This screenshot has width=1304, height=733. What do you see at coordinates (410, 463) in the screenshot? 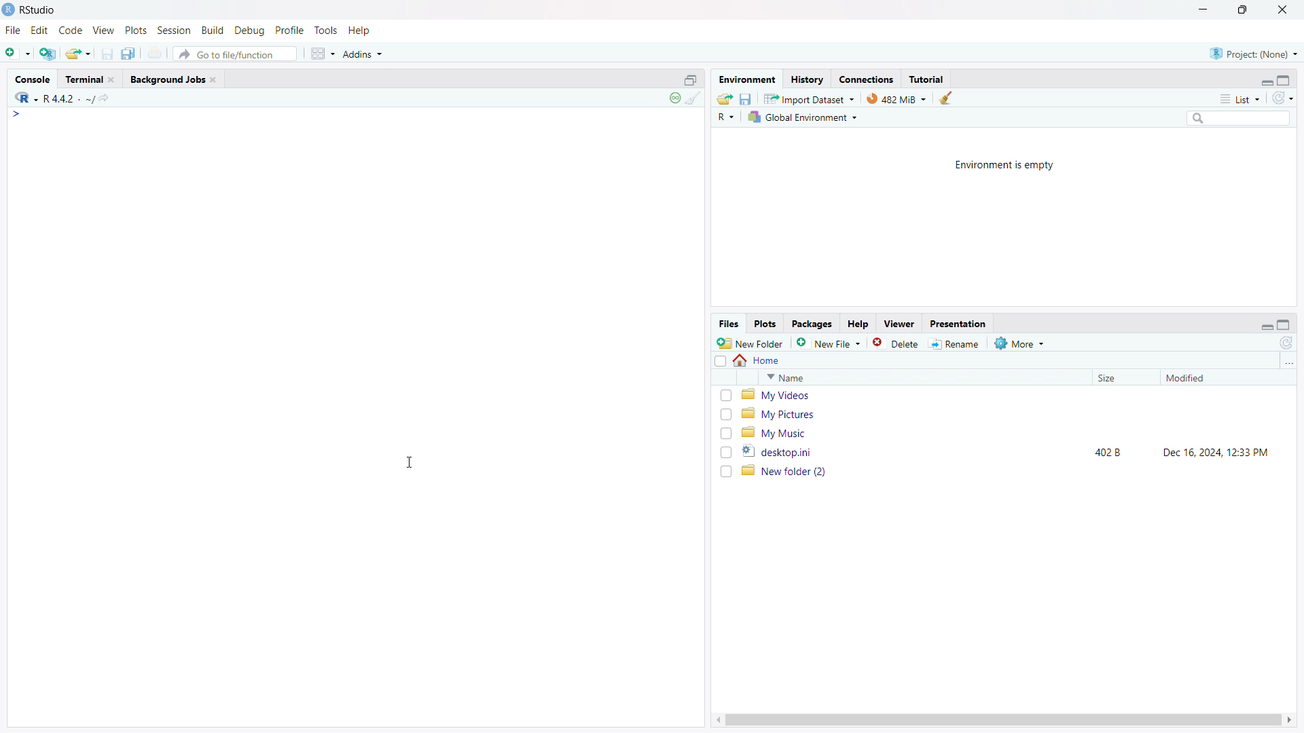
I see `cursor` at bounding box center [410, 463].